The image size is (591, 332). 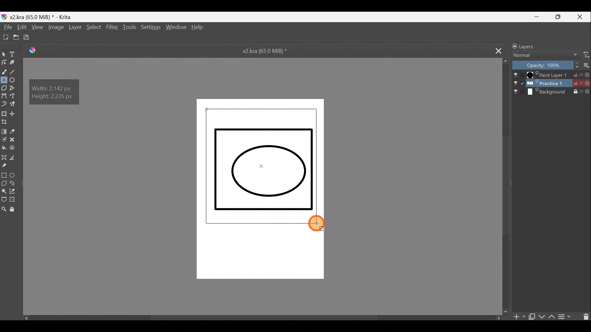 I want to click on Height: 2,226 px, so click(x=54, y=98).